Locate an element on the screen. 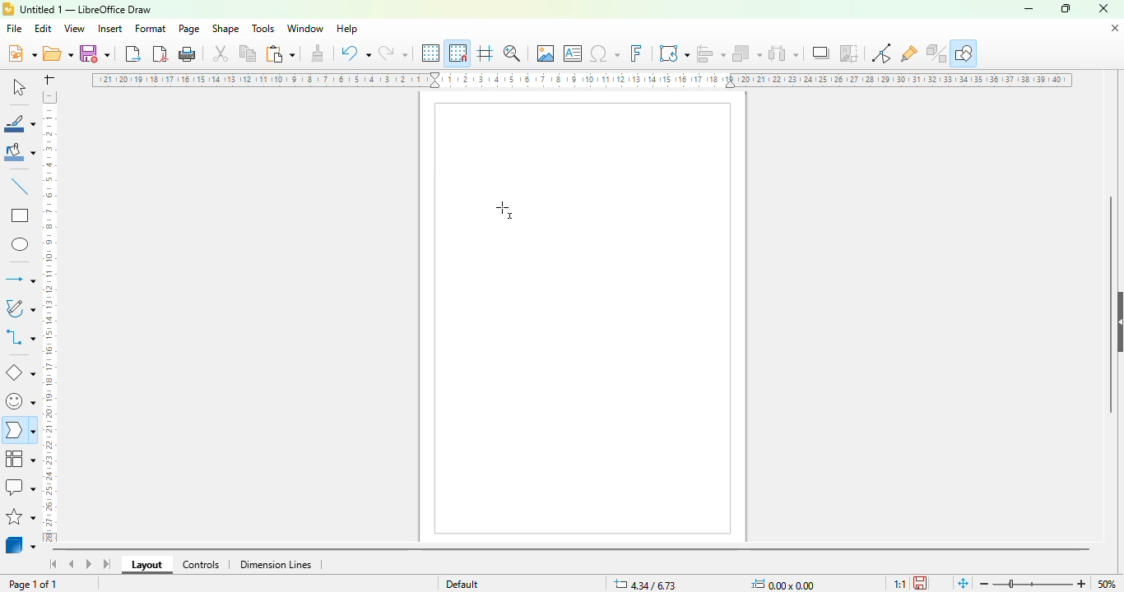  fit page to current window is located at coordinates (964, 584).